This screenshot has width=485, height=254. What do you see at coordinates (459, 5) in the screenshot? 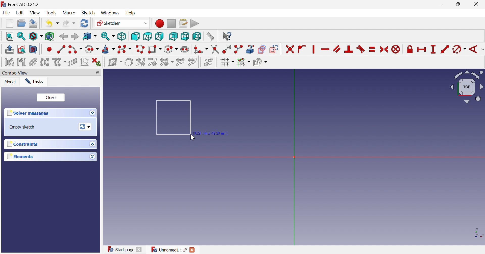
I see `Restore Down` at bounding box center [459, 5].